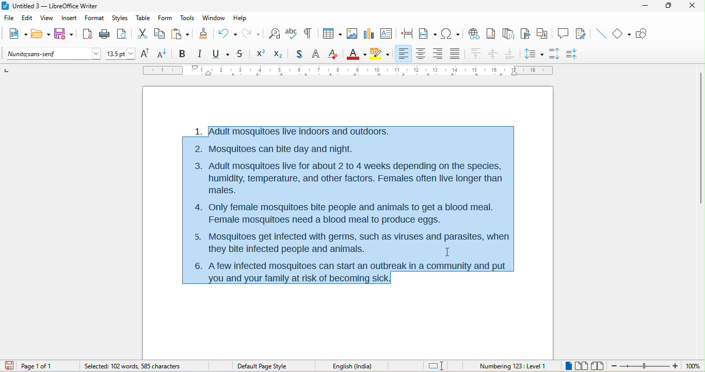 The image size is (705, 372). Describe the element at coordinates (693, 8) in the screenshot. I see `close` at that location.